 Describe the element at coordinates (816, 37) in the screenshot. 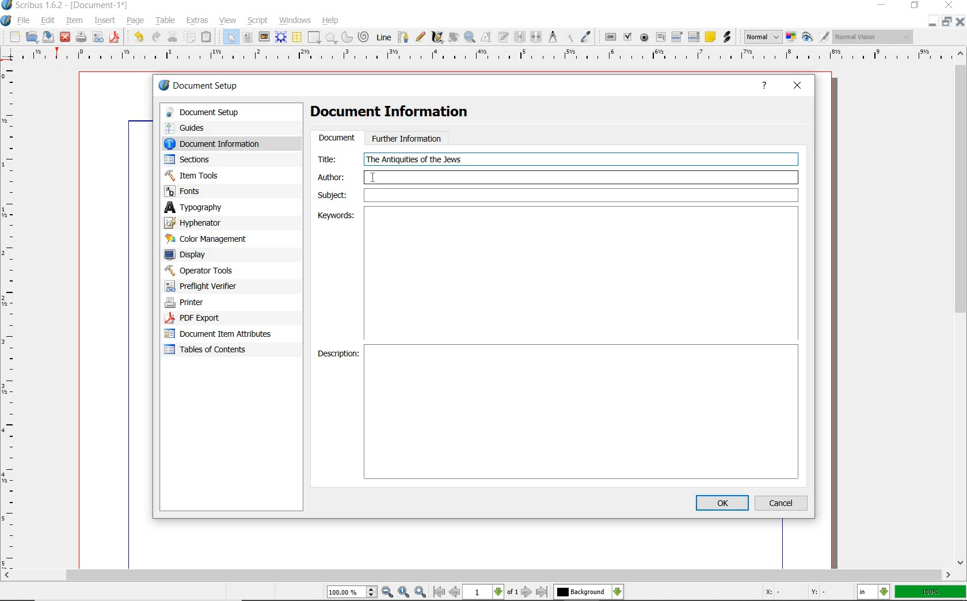

I see `preview mode` at that location.